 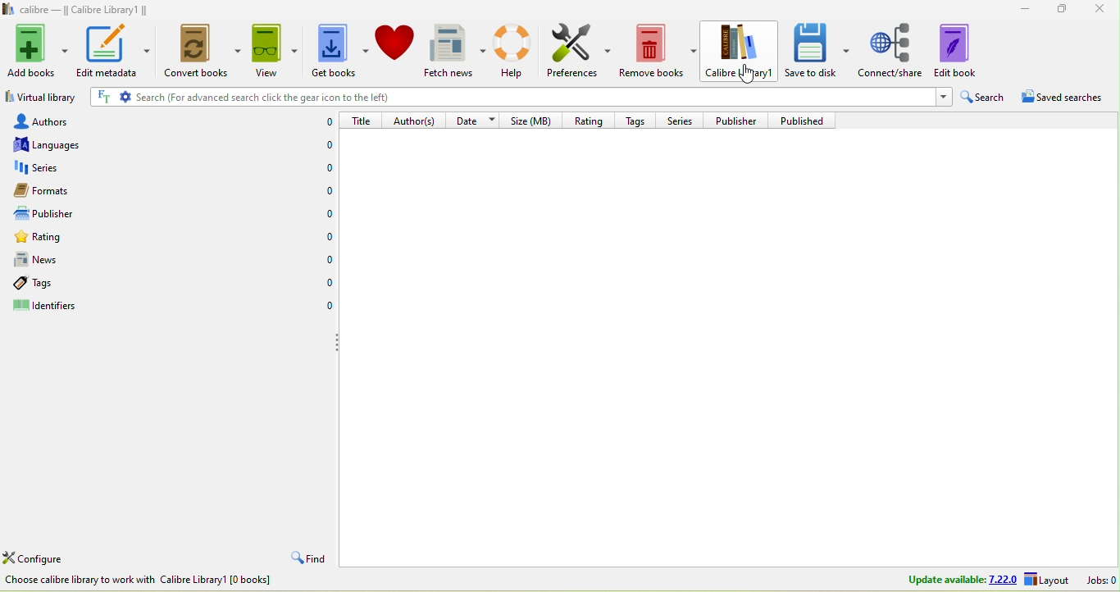 What do you see at coordinates (1101, 580) in the screenshot?
I see `jobs 0` at bounding box center [1101, 580].